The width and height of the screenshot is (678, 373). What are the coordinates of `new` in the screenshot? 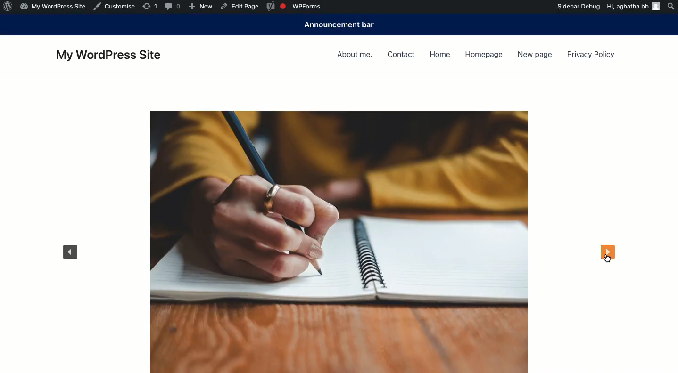 It's located at (201, 7).